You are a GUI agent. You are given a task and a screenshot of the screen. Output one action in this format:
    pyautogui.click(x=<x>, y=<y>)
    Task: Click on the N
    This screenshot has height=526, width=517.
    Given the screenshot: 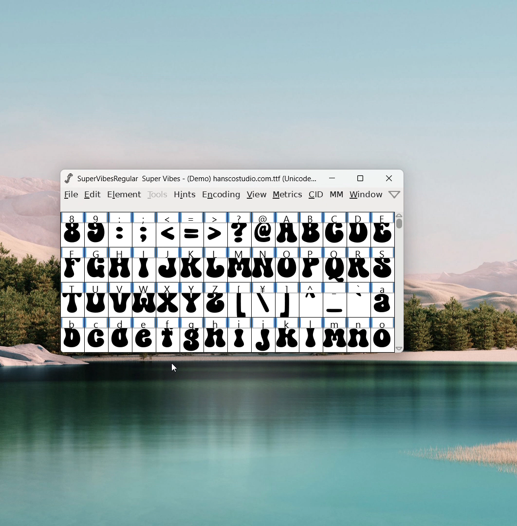 What is the action you would take?
    pyautogui.click(x=263, y=264)
    